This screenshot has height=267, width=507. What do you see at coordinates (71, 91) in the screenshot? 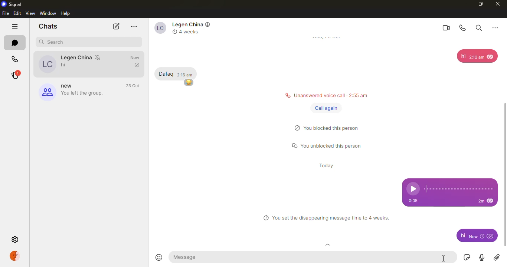
I see `new You left the group.` at bounding box center [71, 91].